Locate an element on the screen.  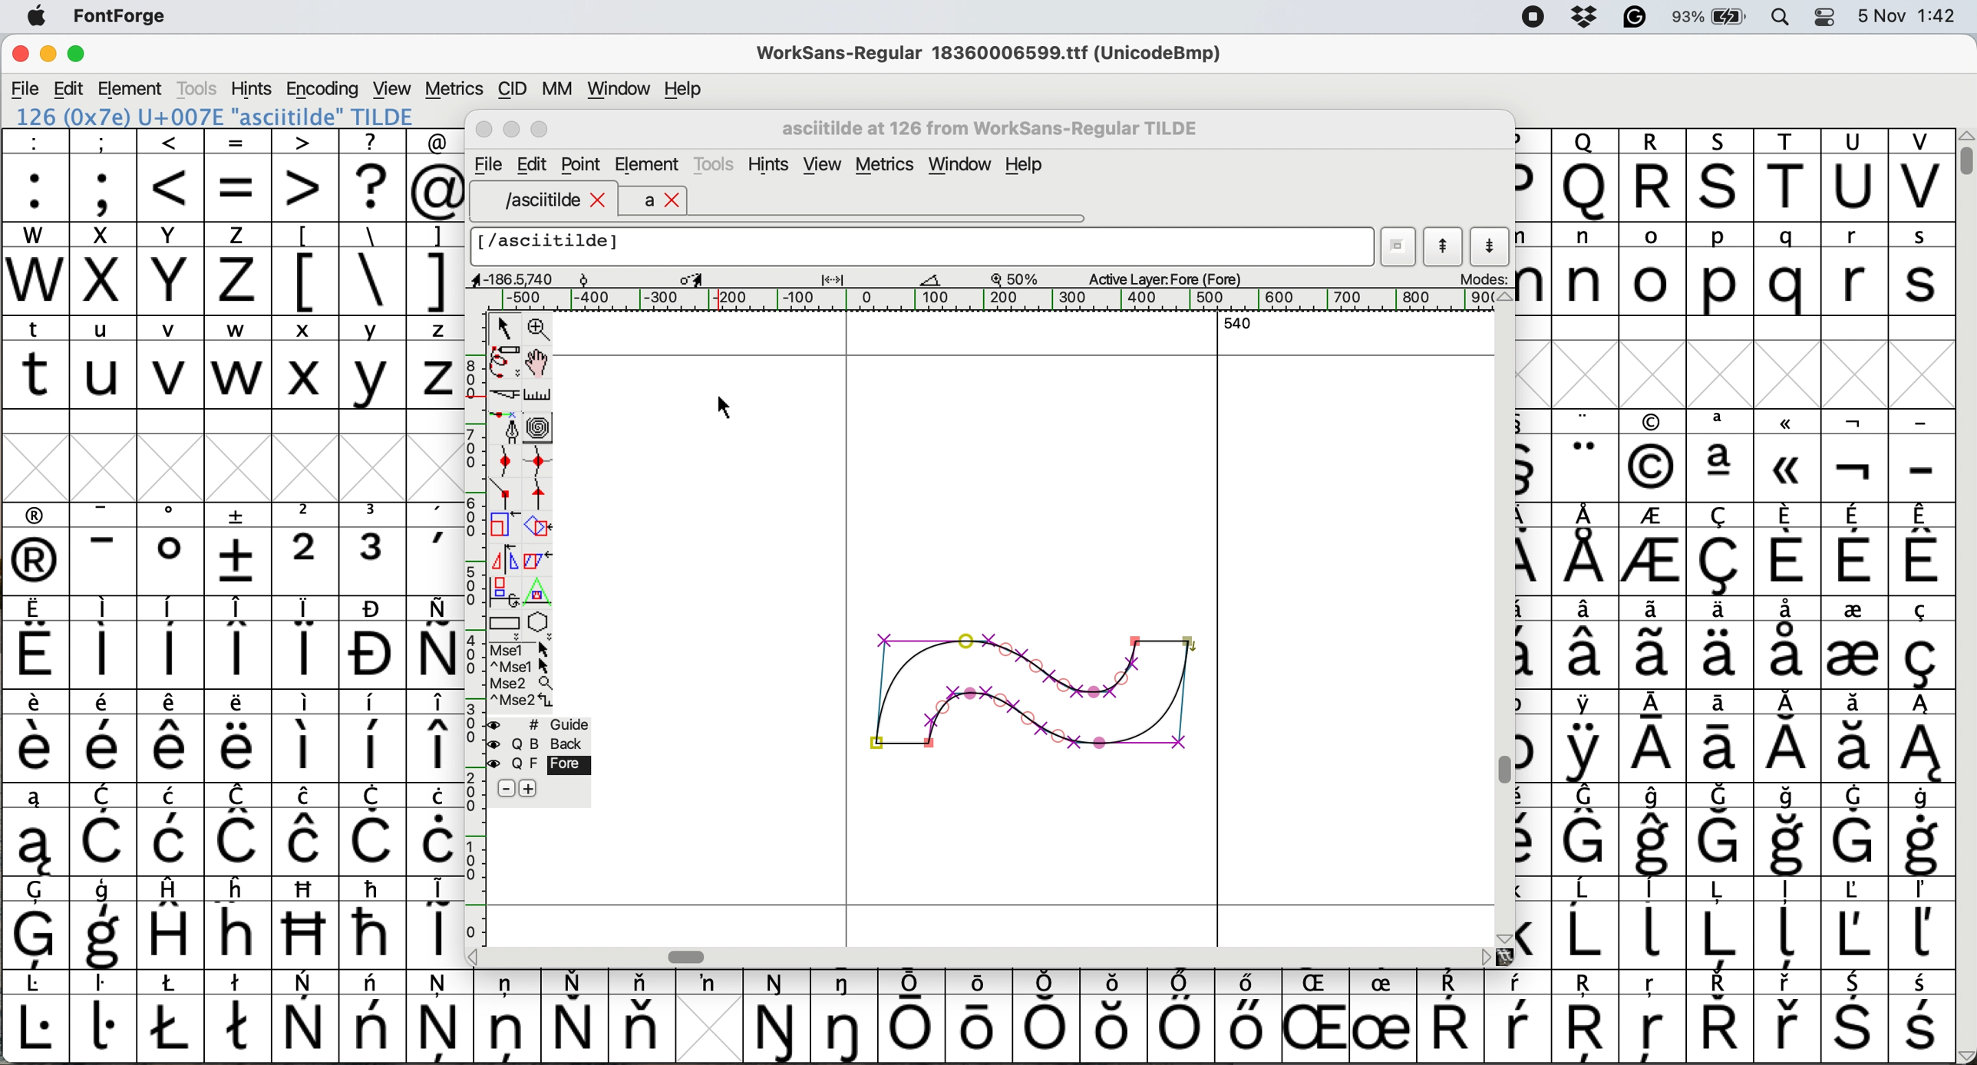
symbol is located at coordinates (102, 643).